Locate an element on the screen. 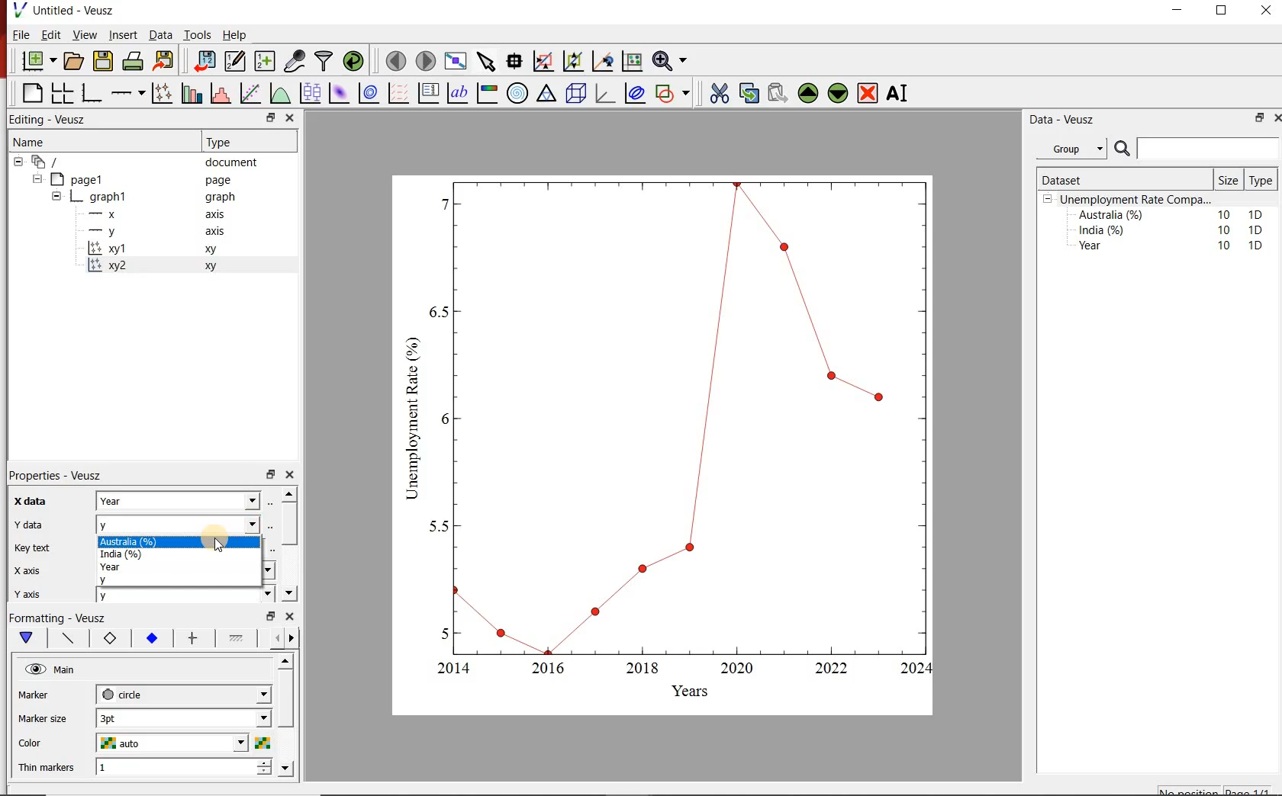 The image size is (1282, 796). polar graph is located at coordinates (518, 94).